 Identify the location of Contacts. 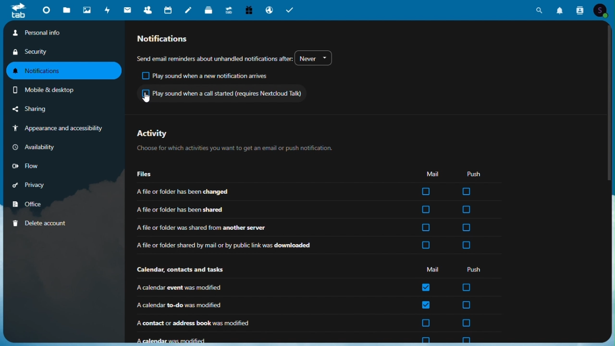
(148, 9).